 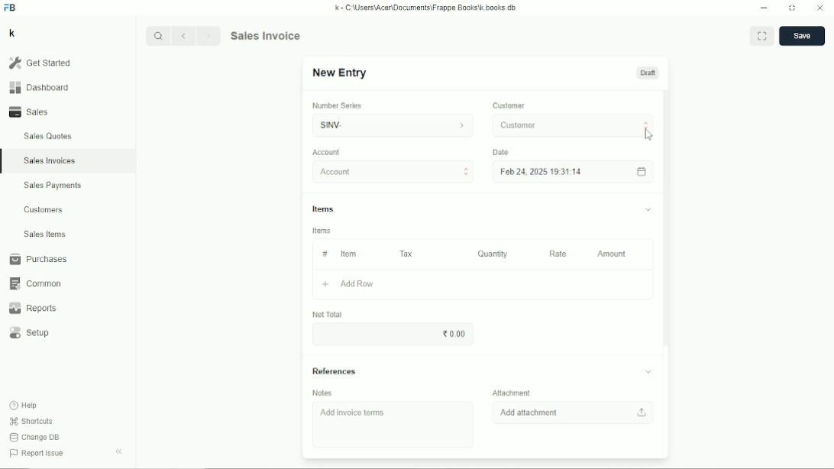 What do you see at coordinates (11, 33) in the screenshot?
I see `k` at bounding box center [11, 33].